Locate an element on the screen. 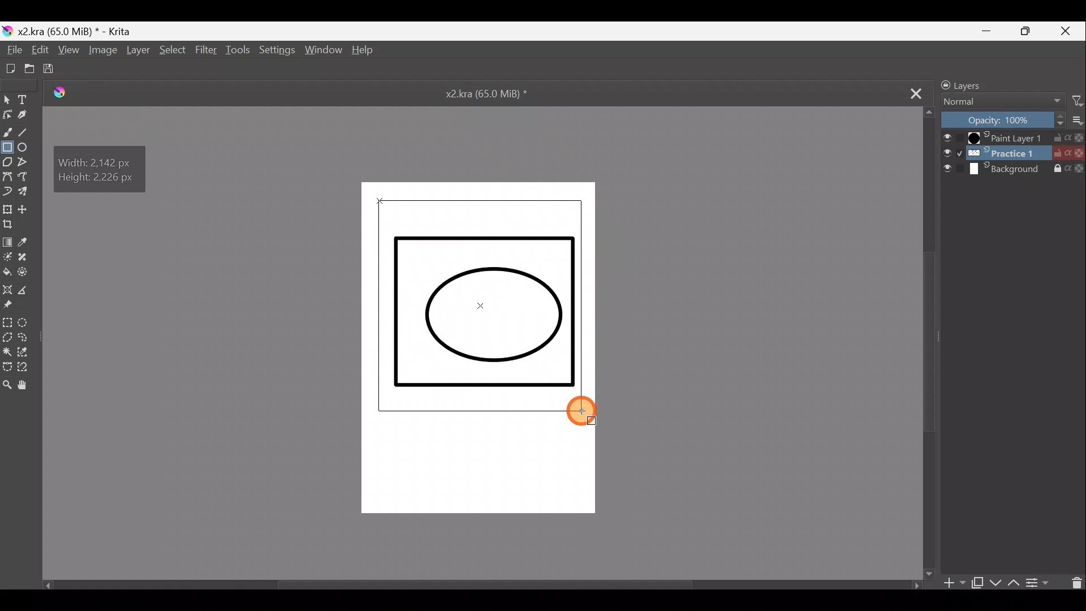  Magnetic curve selection tool is located at coordinates (27, 368).